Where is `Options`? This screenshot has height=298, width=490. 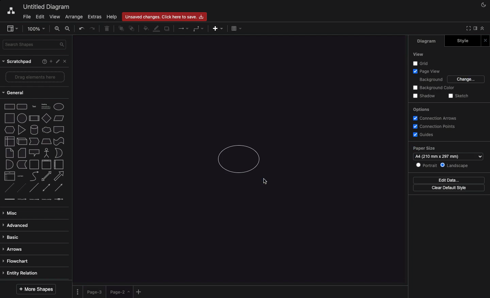 Options is located at coordinates (422, 109).